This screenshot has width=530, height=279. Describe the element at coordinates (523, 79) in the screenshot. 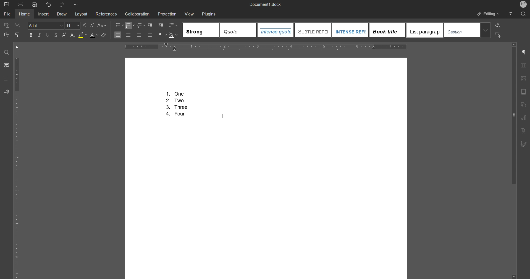

I see `Image Settings` at that location.